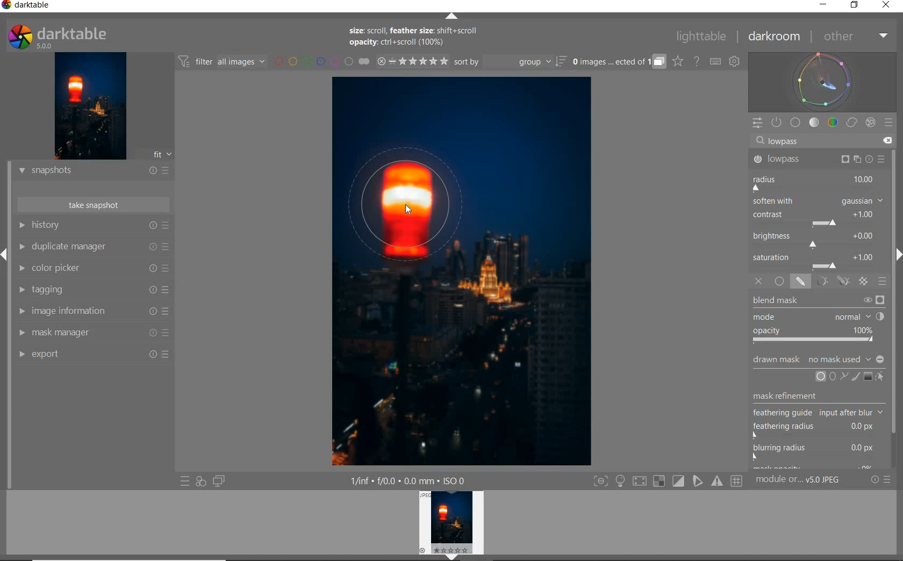 This screenshot has height=561, width=903. What do you see at coordinates (90, 105) in the screenshot?
I see `IMAGE PREVIEW` at bounding box center [90, 105].